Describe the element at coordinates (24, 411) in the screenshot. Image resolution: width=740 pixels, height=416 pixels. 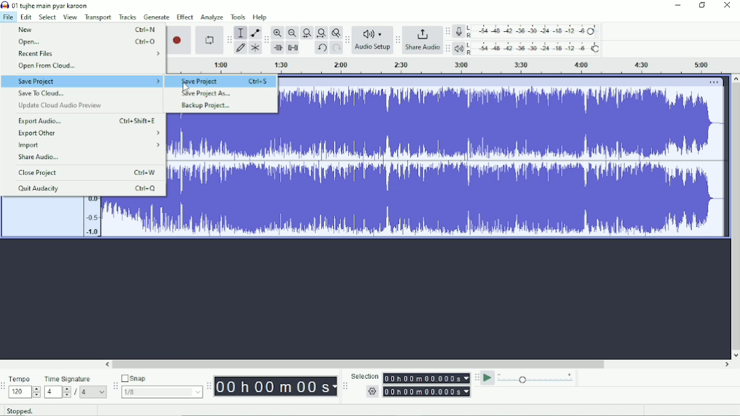
I see `Stopped` at that location.